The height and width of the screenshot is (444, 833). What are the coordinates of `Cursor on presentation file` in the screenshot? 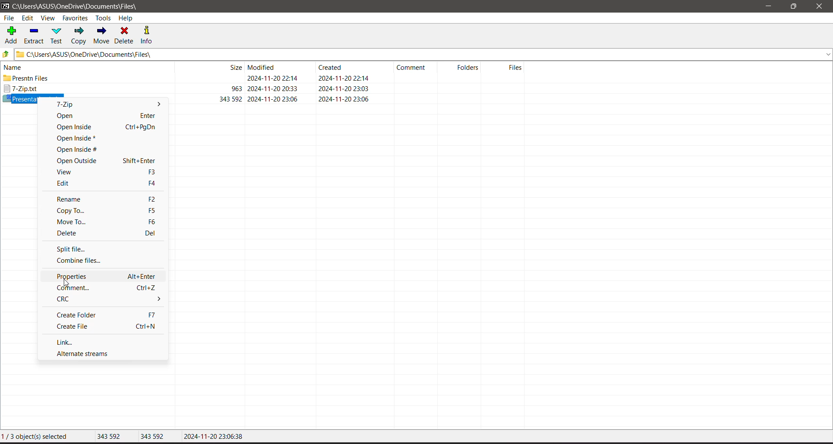 It's located at (188, 97).